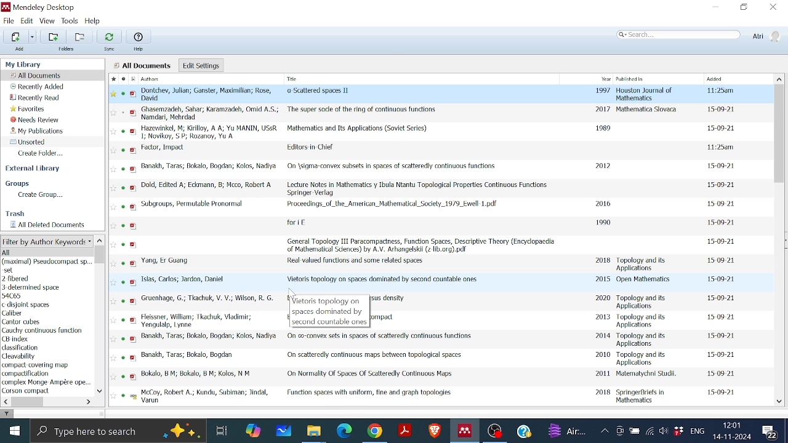 Image resolution: width=788 pixels, height=443 pixels. Describe the element at coordinates (372, 373) in the screenshot. I see `Title` at that location.